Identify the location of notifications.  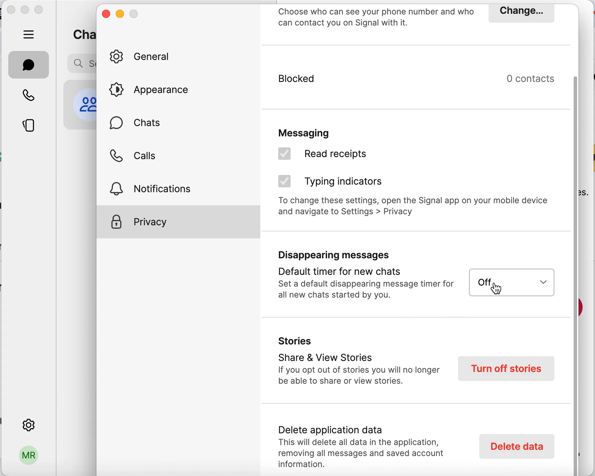
(159, 187).